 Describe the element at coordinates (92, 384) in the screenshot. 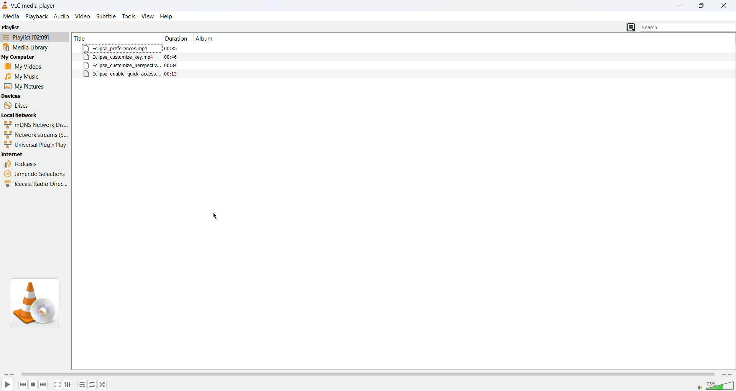

I see `toggle loop` at that location.